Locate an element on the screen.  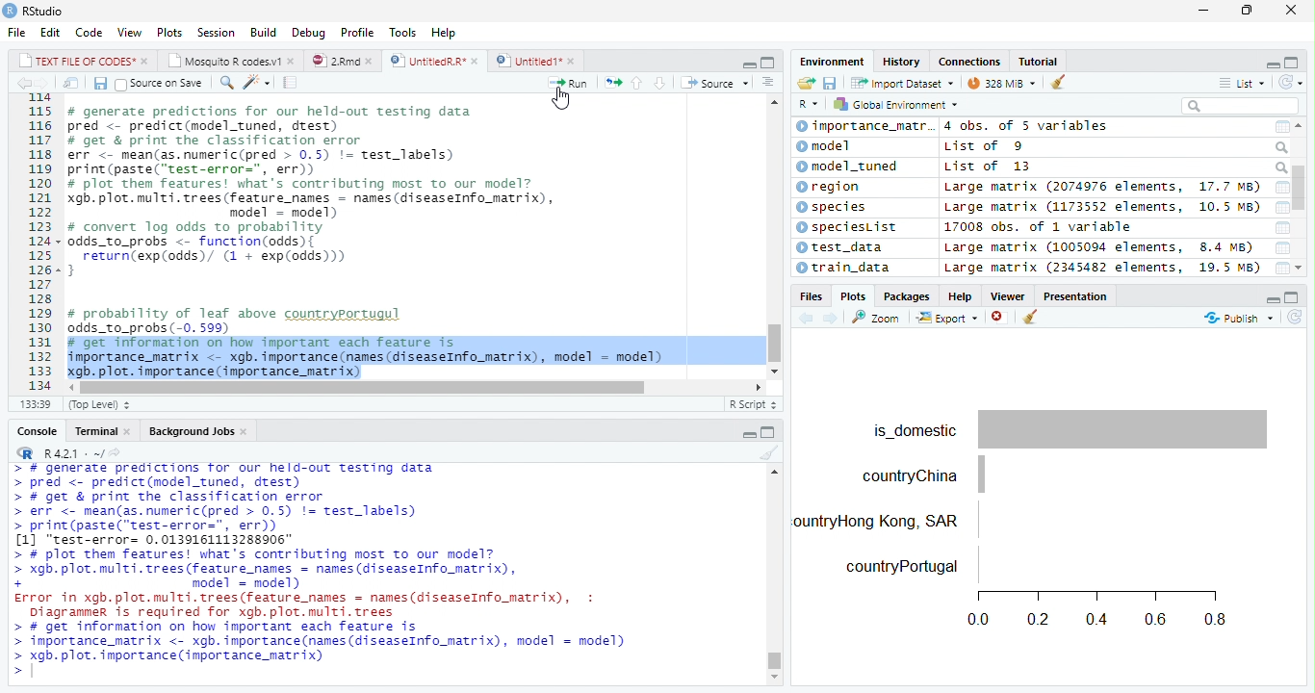
Scroll is located at coordinates (775, 236).